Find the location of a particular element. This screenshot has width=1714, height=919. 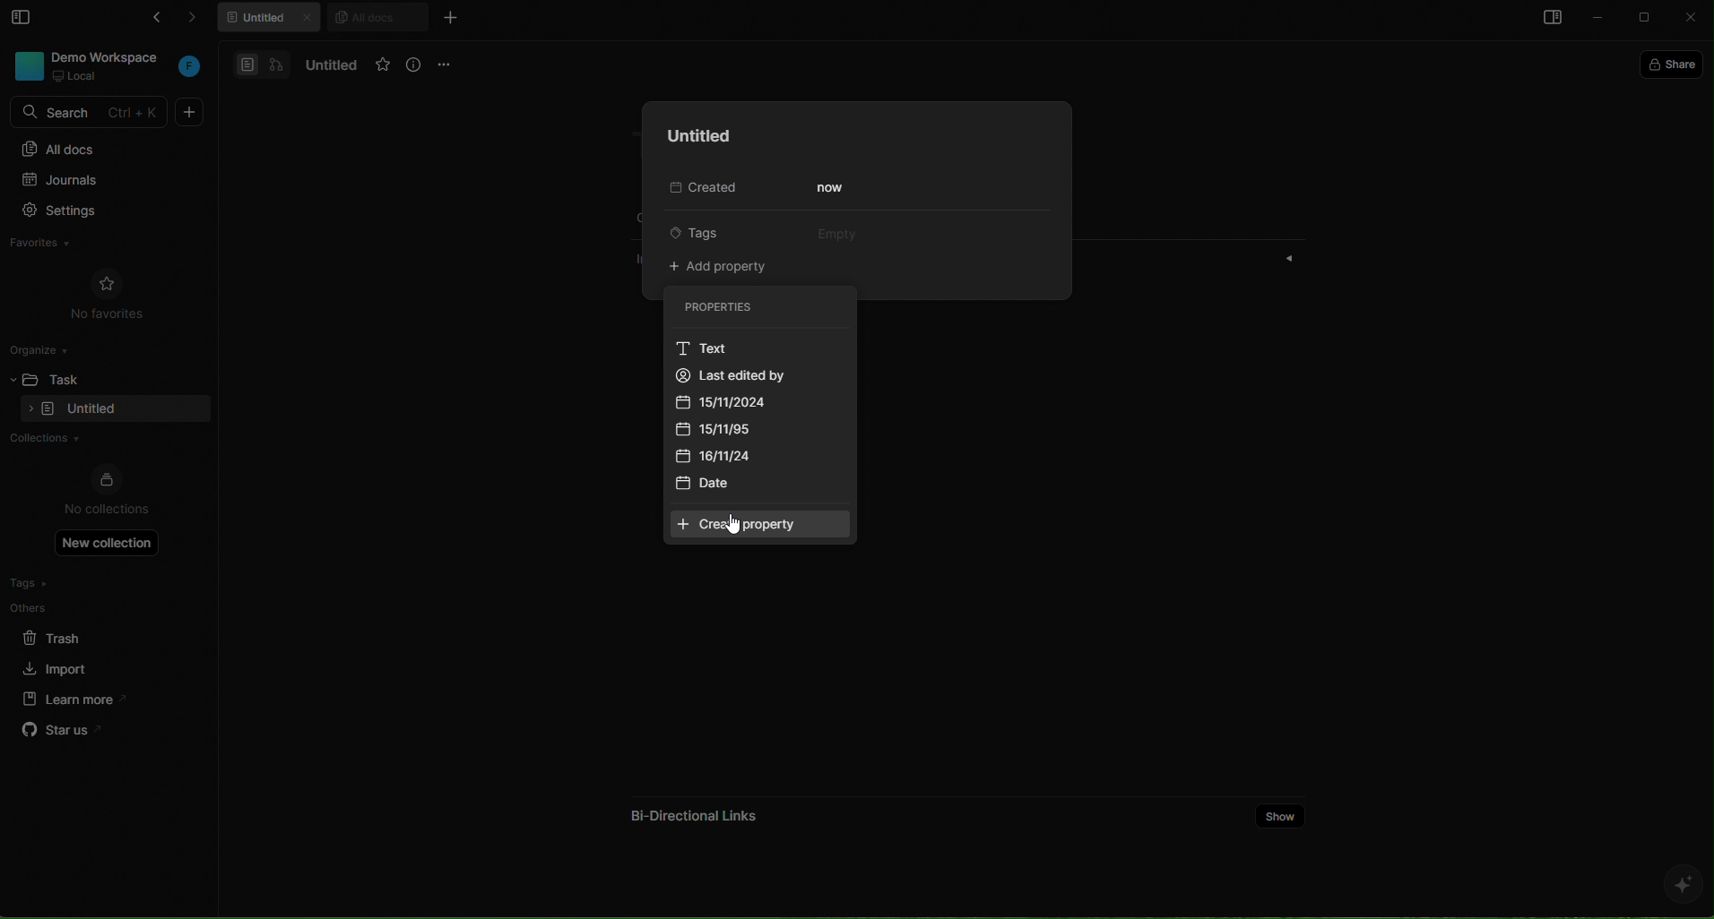

add property is located at coordinates (722, 267).